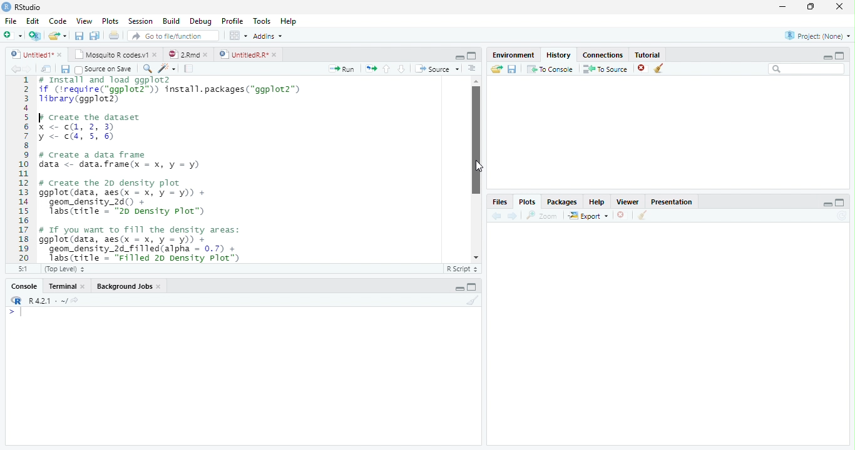 This screenshot has width=855, height=450. Describe the element at coordinates (826, 57) in the screenshot. I see `minimize` at that location.